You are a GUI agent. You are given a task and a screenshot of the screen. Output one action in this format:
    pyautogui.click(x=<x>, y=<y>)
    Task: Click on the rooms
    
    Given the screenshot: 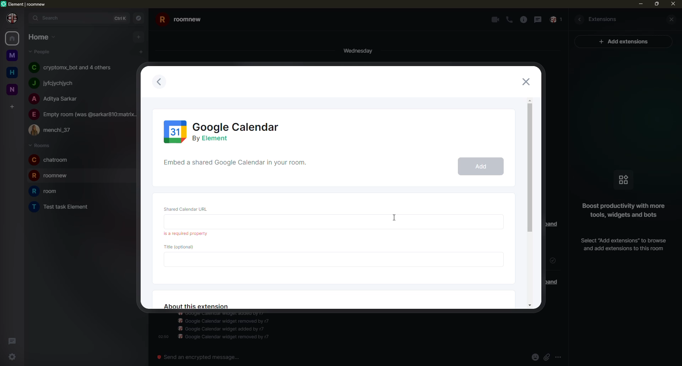 What is the action you would take?
    pyautogui.click(x=39, y=145)
    